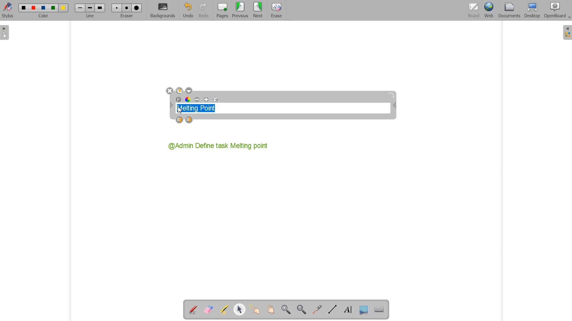  Describe the element at coordinates (270, 310) in the screenshot. I see `Scroll page` at that location.